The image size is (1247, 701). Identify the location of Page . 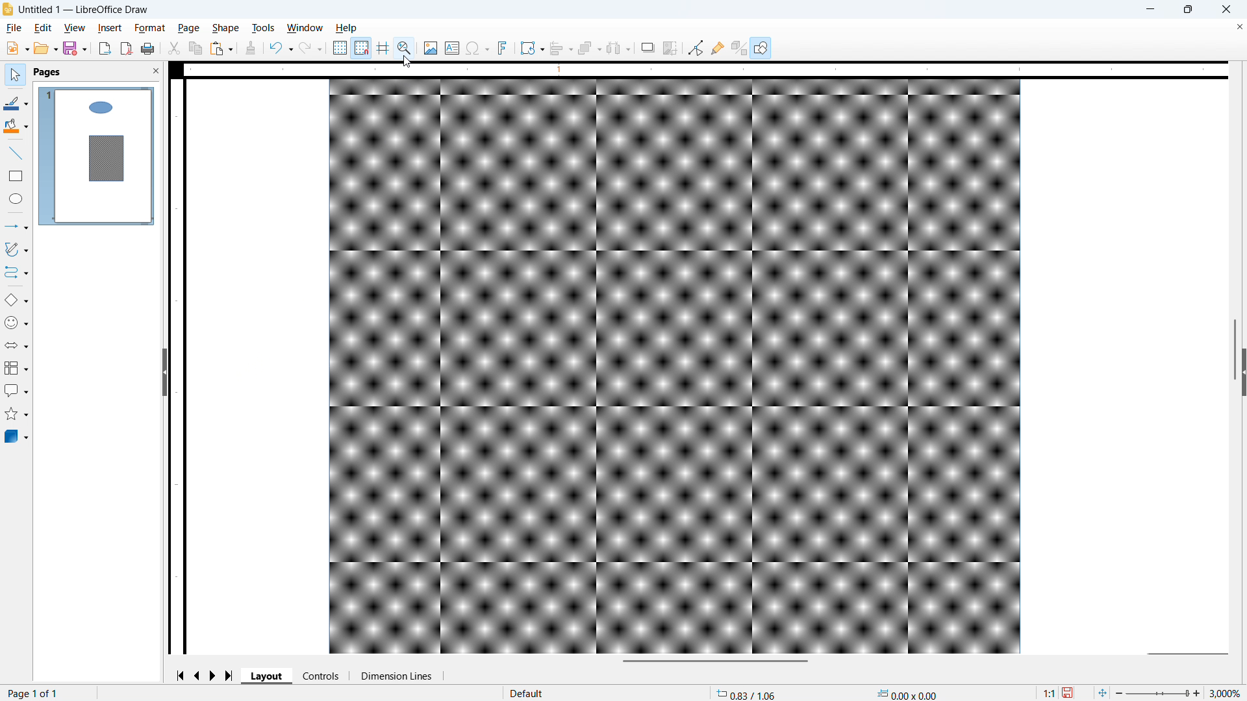
(708, 367).